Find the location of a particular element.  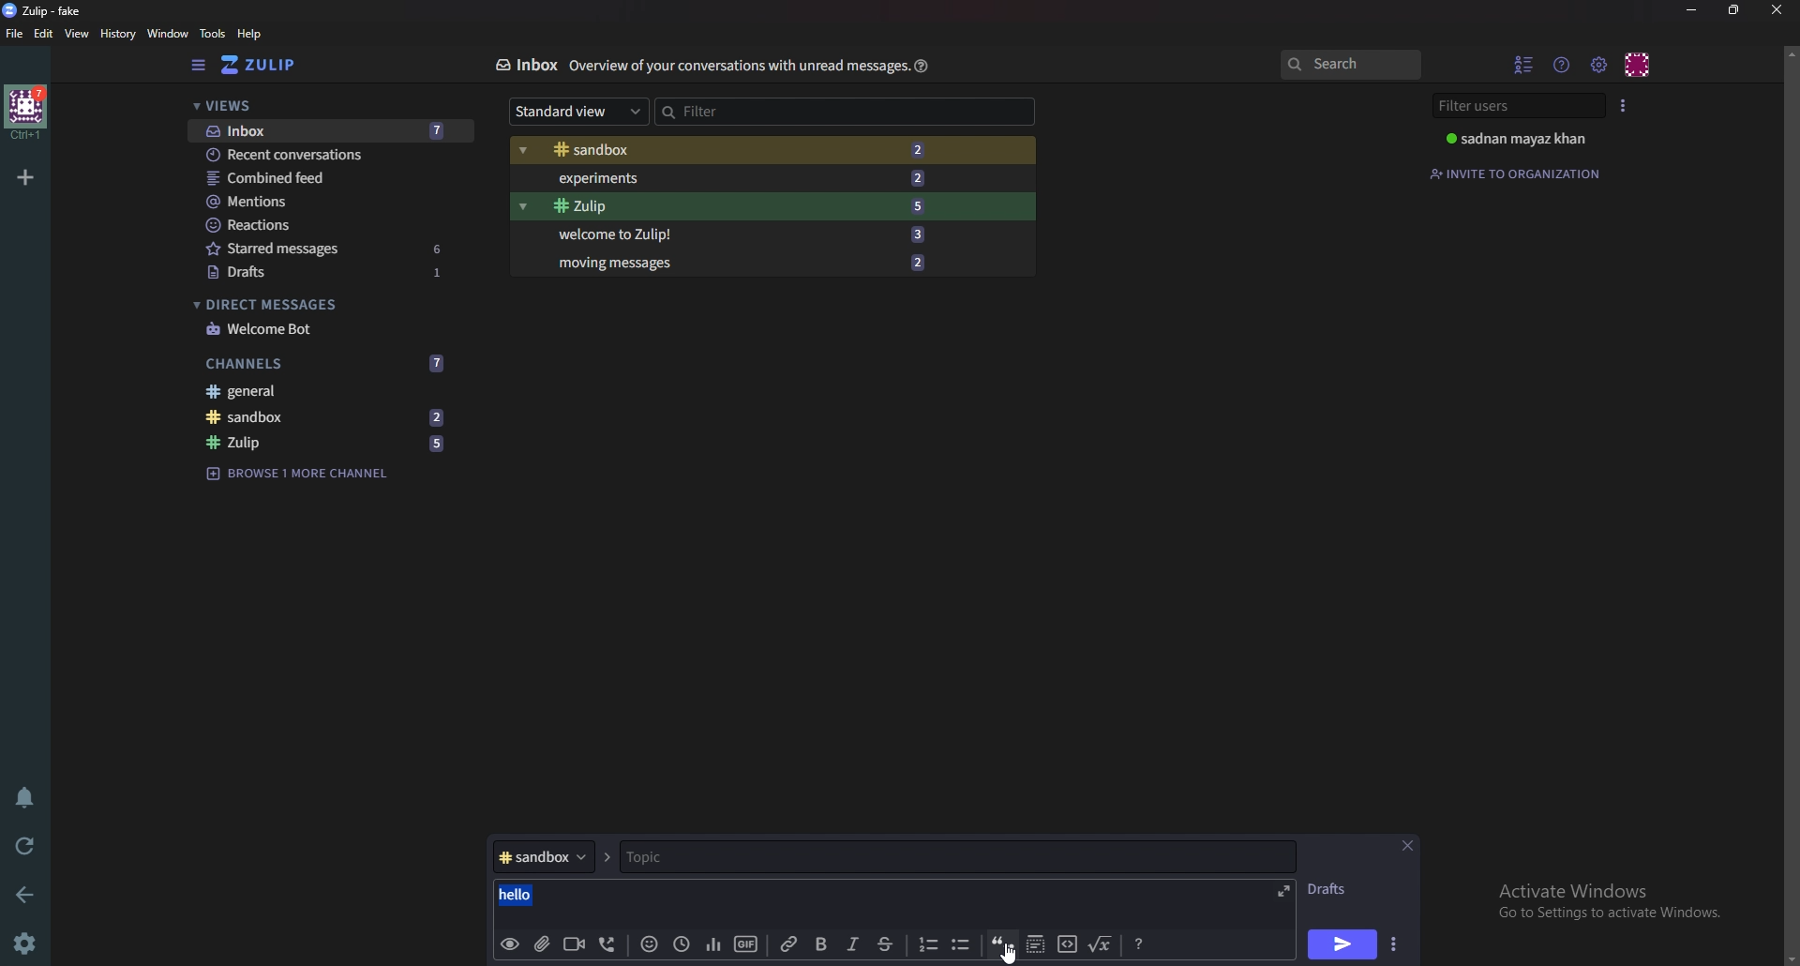

close is located at coordinates (1410, 844).